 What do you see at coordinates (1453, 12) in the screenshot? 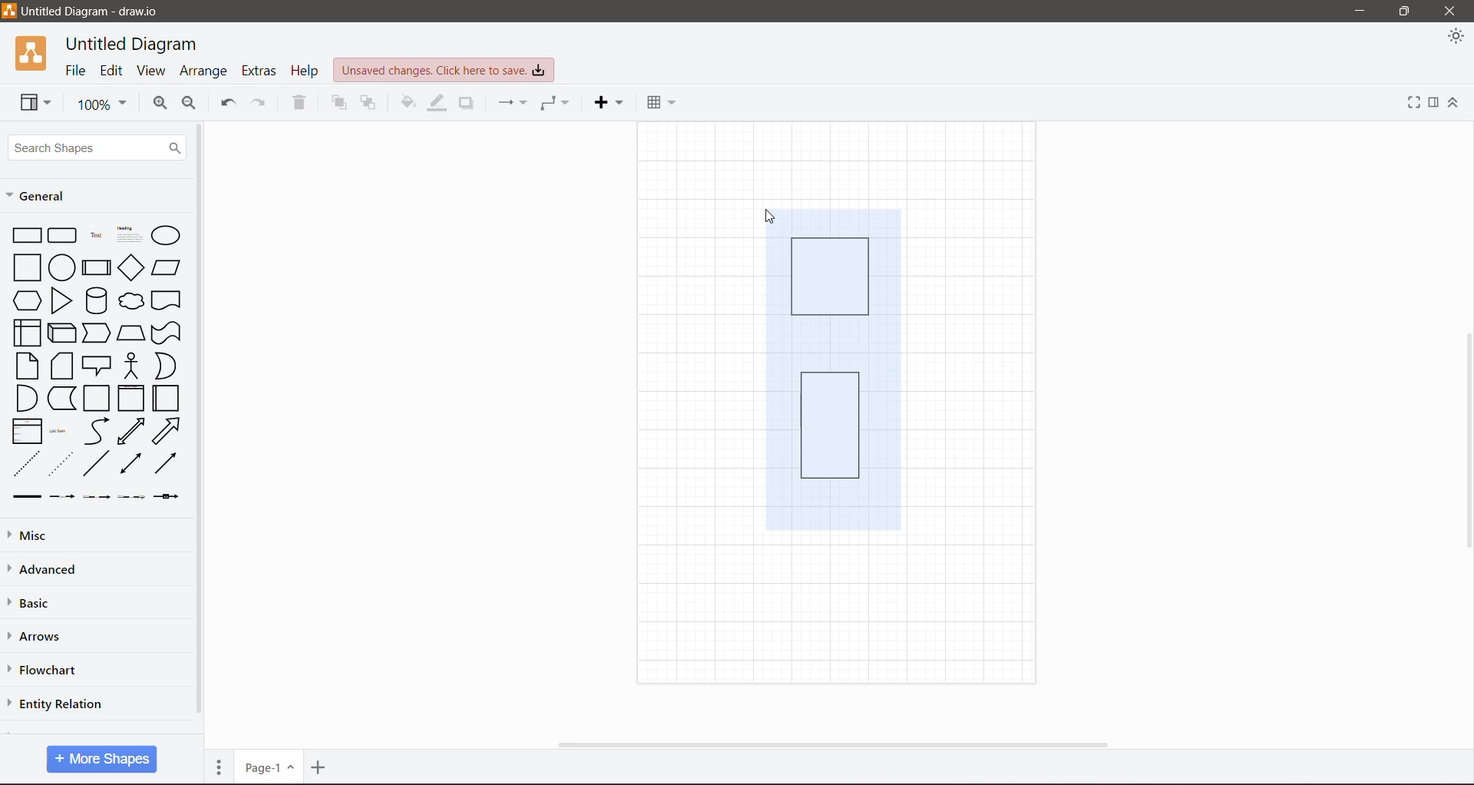
I see `Close` at bounding box center [1453, 12].